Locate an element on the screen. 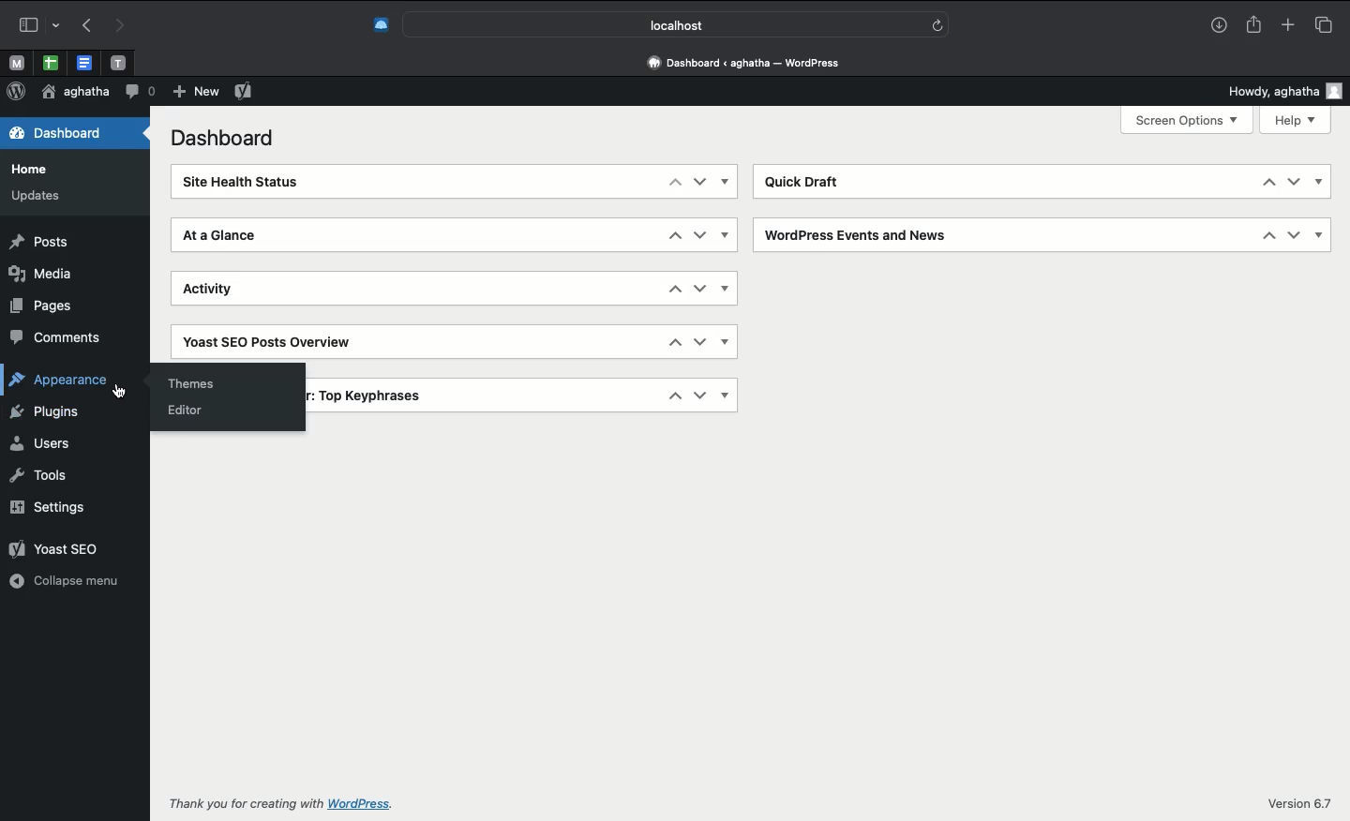 Image resolution: width=1350 pixels, height=821 pixels. Address is located at coordinates (741, 64).